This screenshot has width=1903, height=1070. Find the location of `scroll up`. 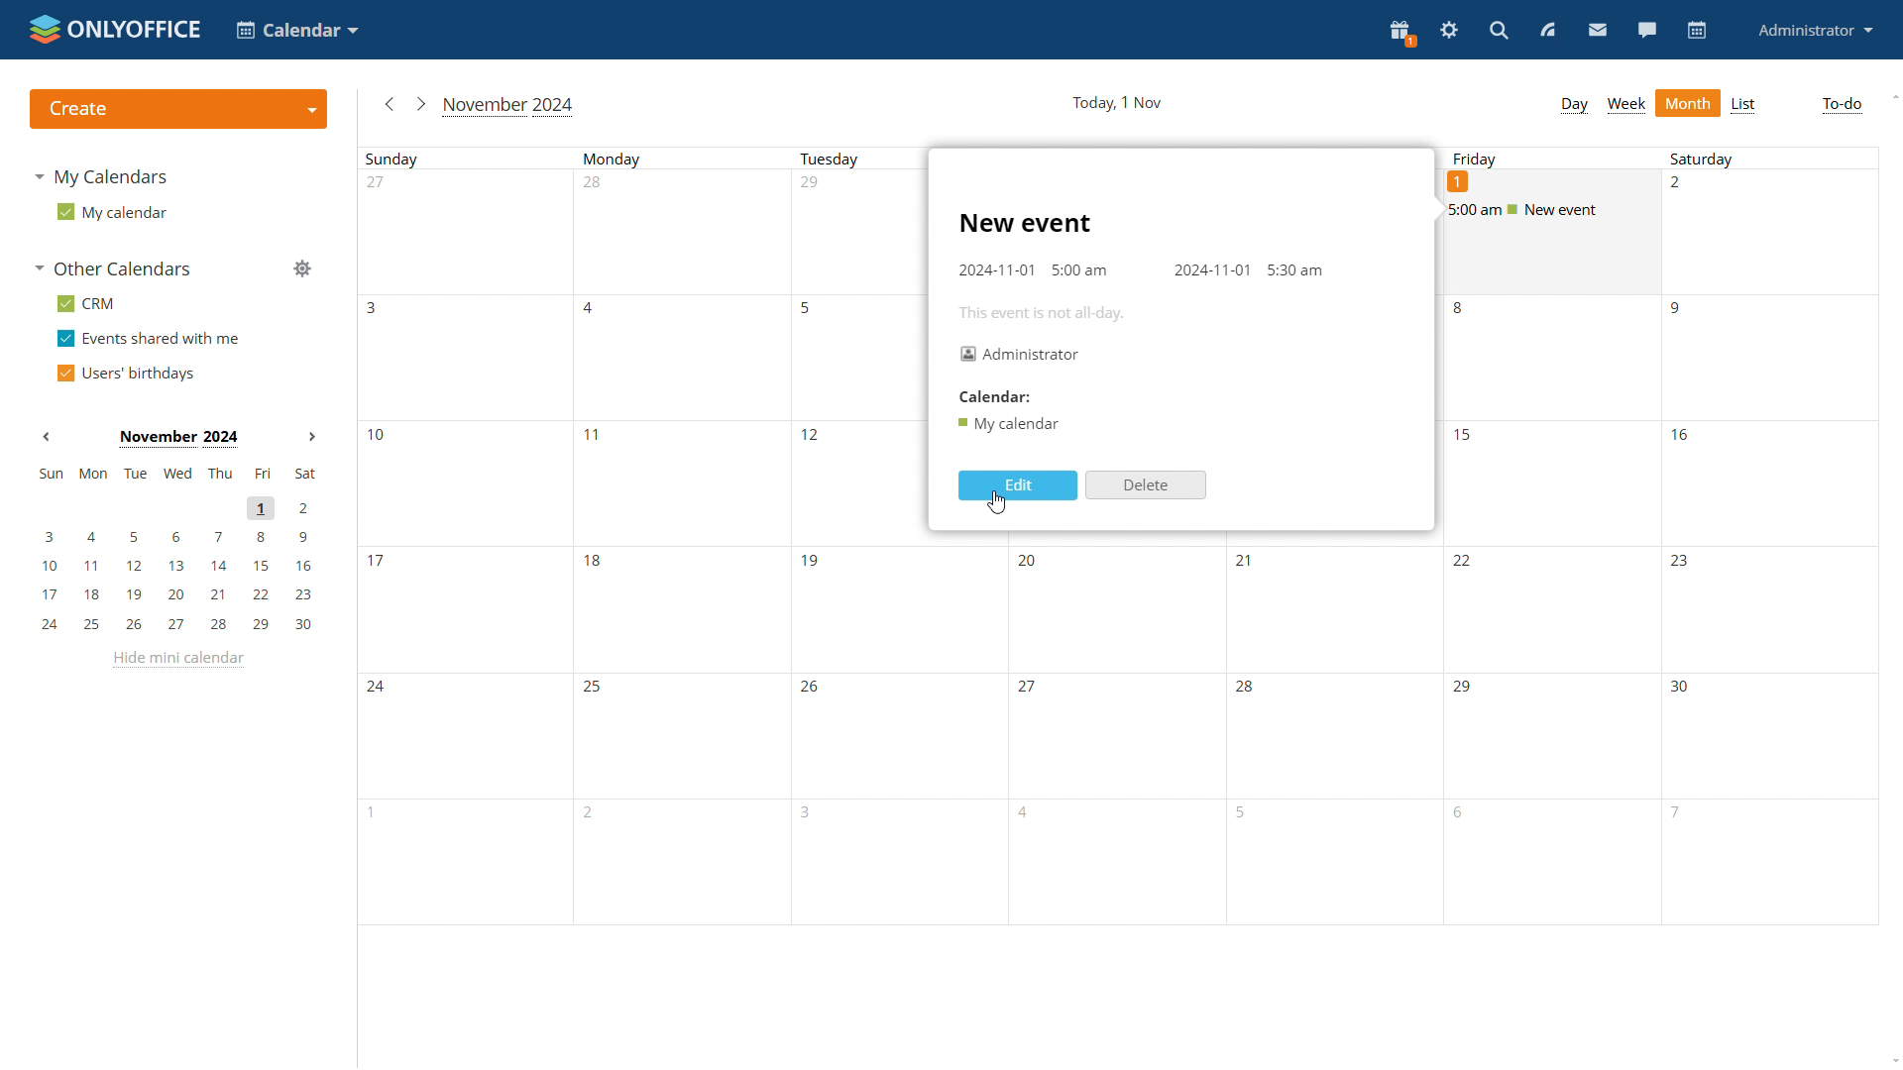

scroll up is located at coordinates (1894, 95).